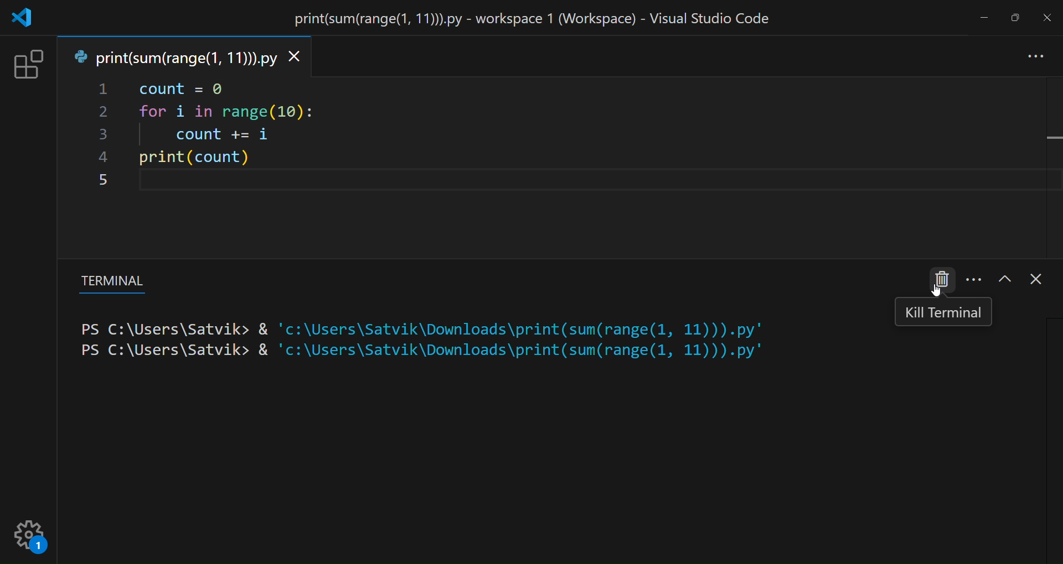  What do you see at coordinates (983, 20) in the screenshot?
I see `minimize` at bounding box center [983, 20].